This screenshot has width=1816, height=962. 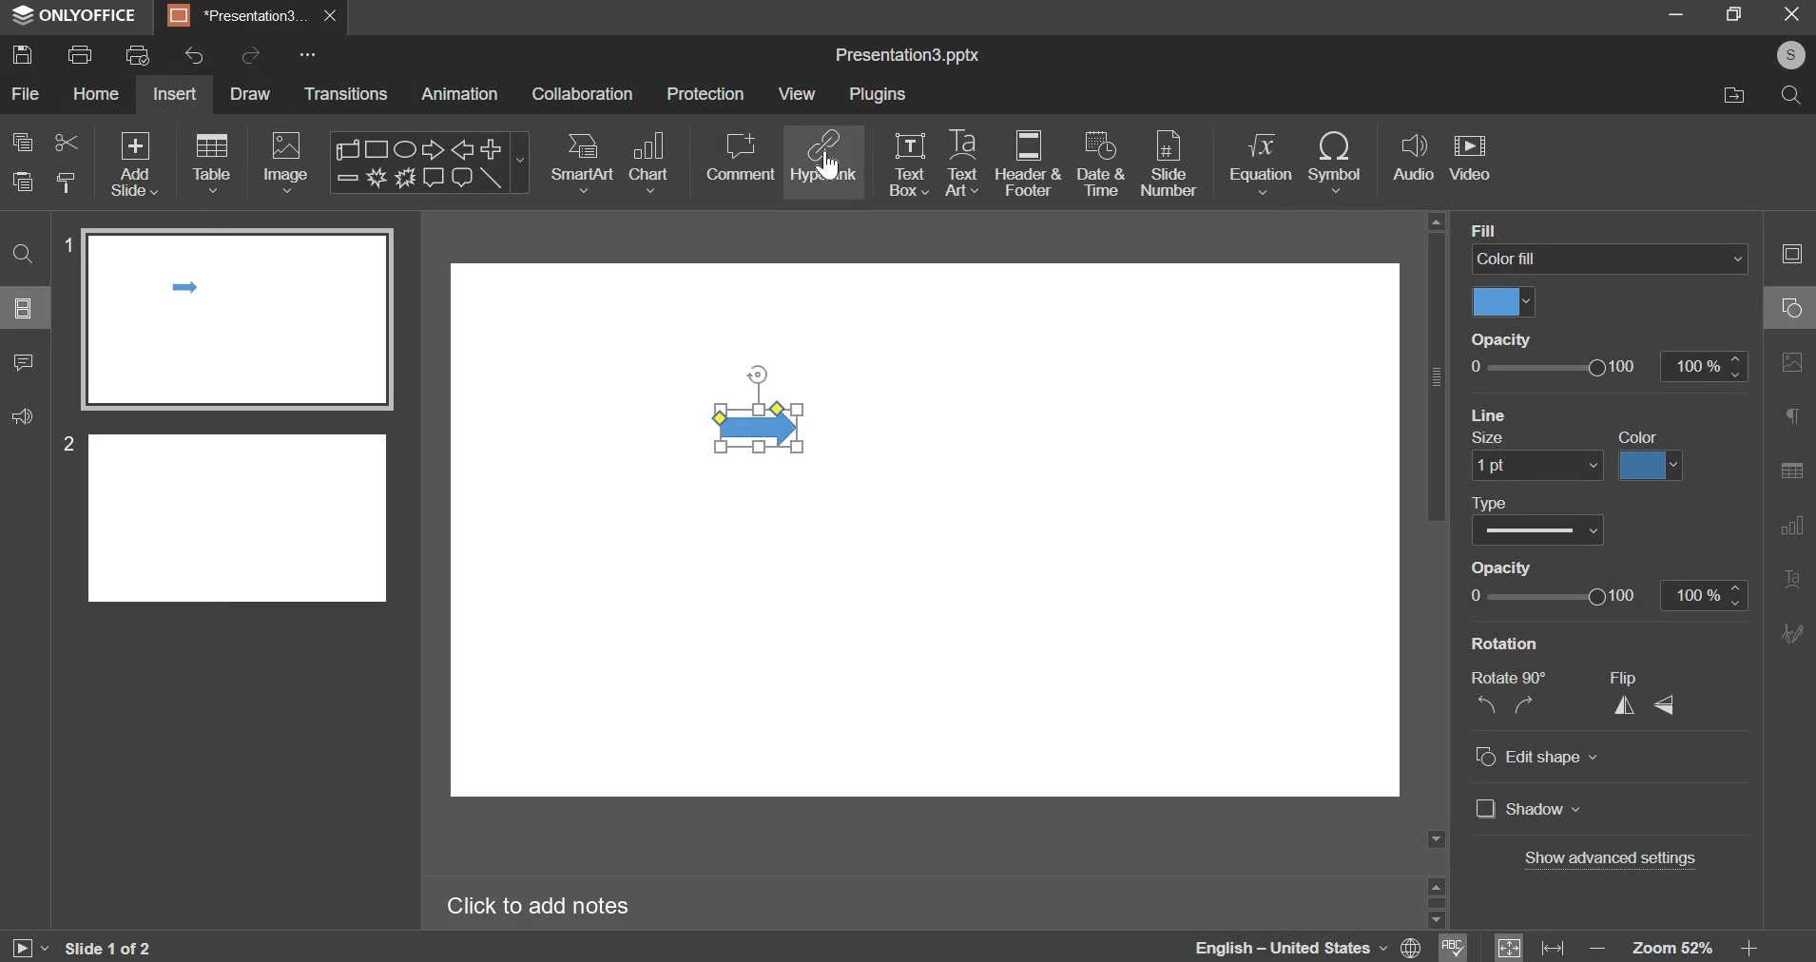 I want to click on rotate clockwise, so click(x=1522, y=703).